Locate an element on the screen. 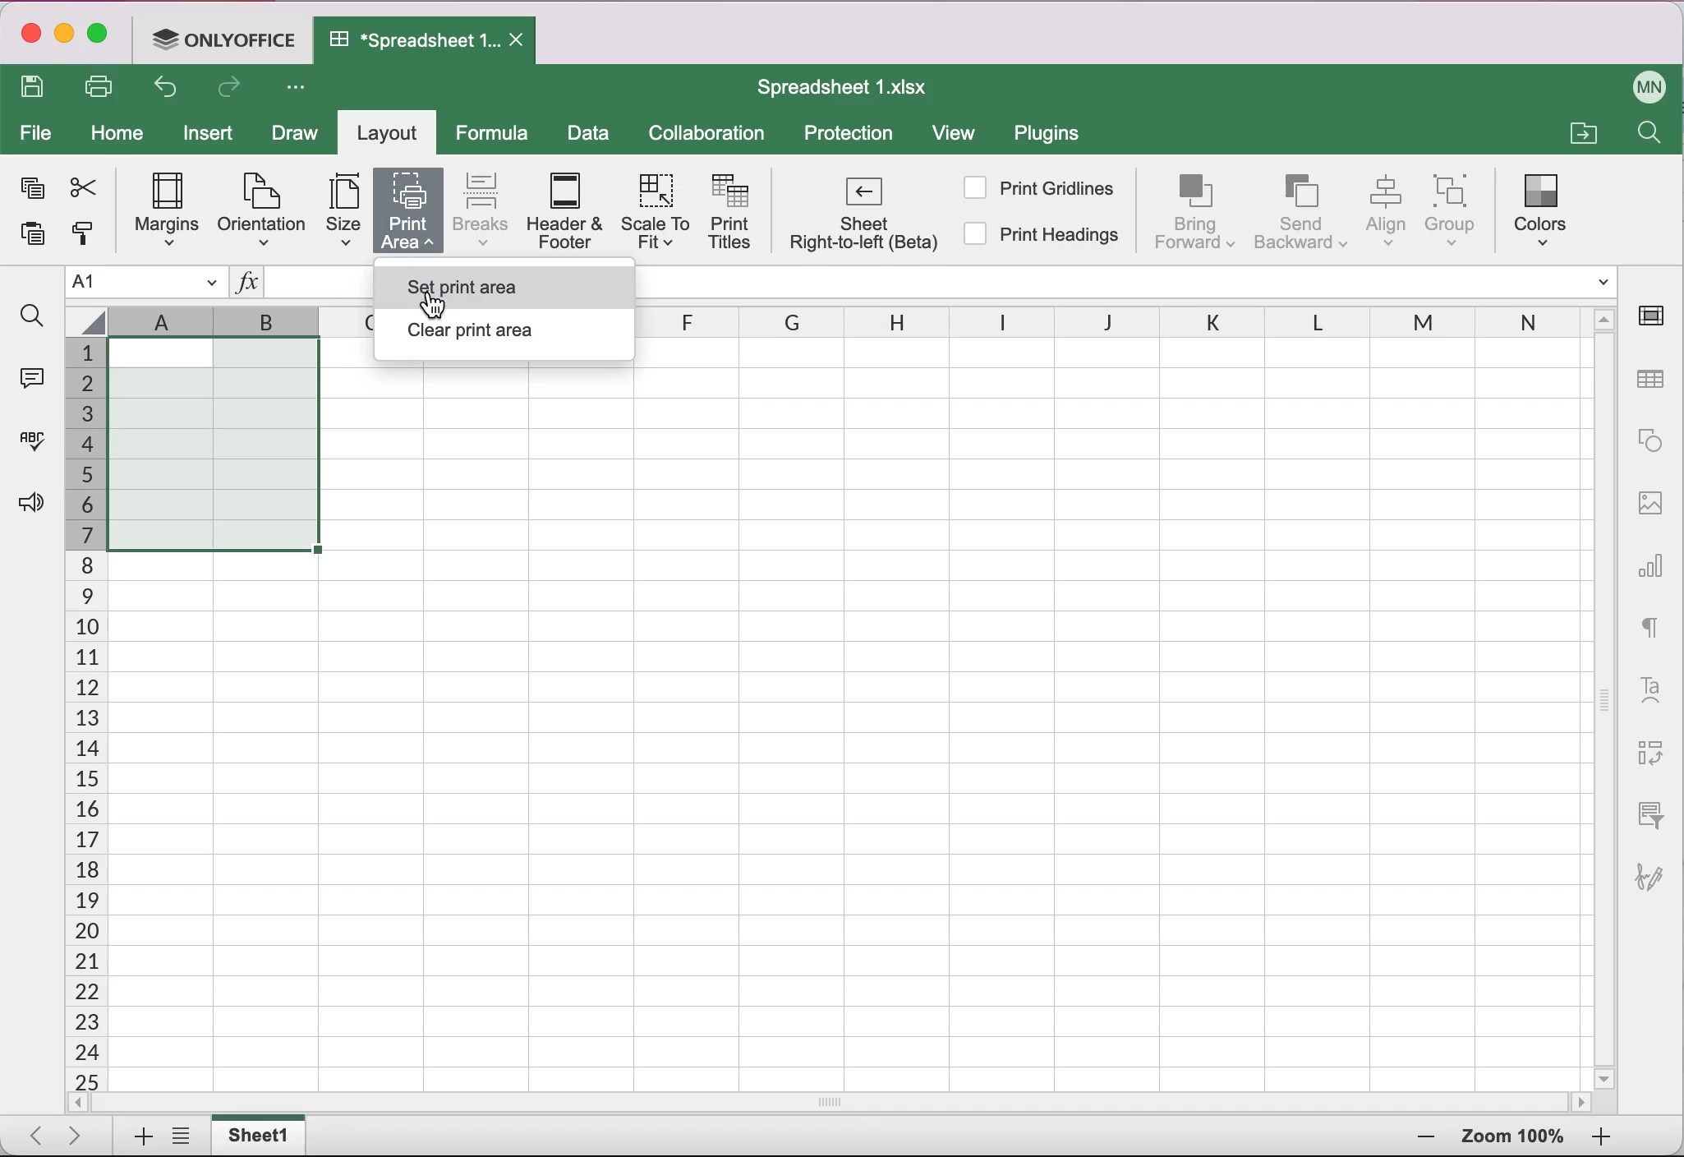 This screenshot has height=1157, width=1684. maximize is located at coordinates (104, 37).